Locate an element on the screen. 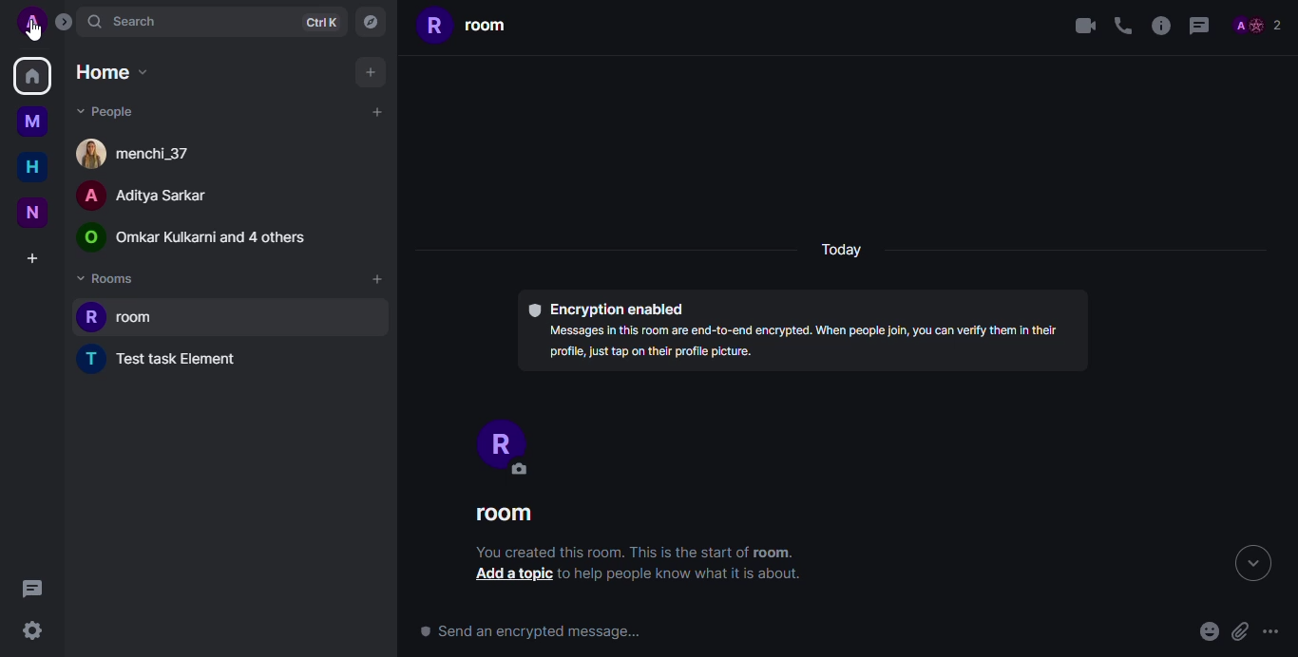 This screenshot has height=657, width=1298. attach is located at coordinates (1241, 631).